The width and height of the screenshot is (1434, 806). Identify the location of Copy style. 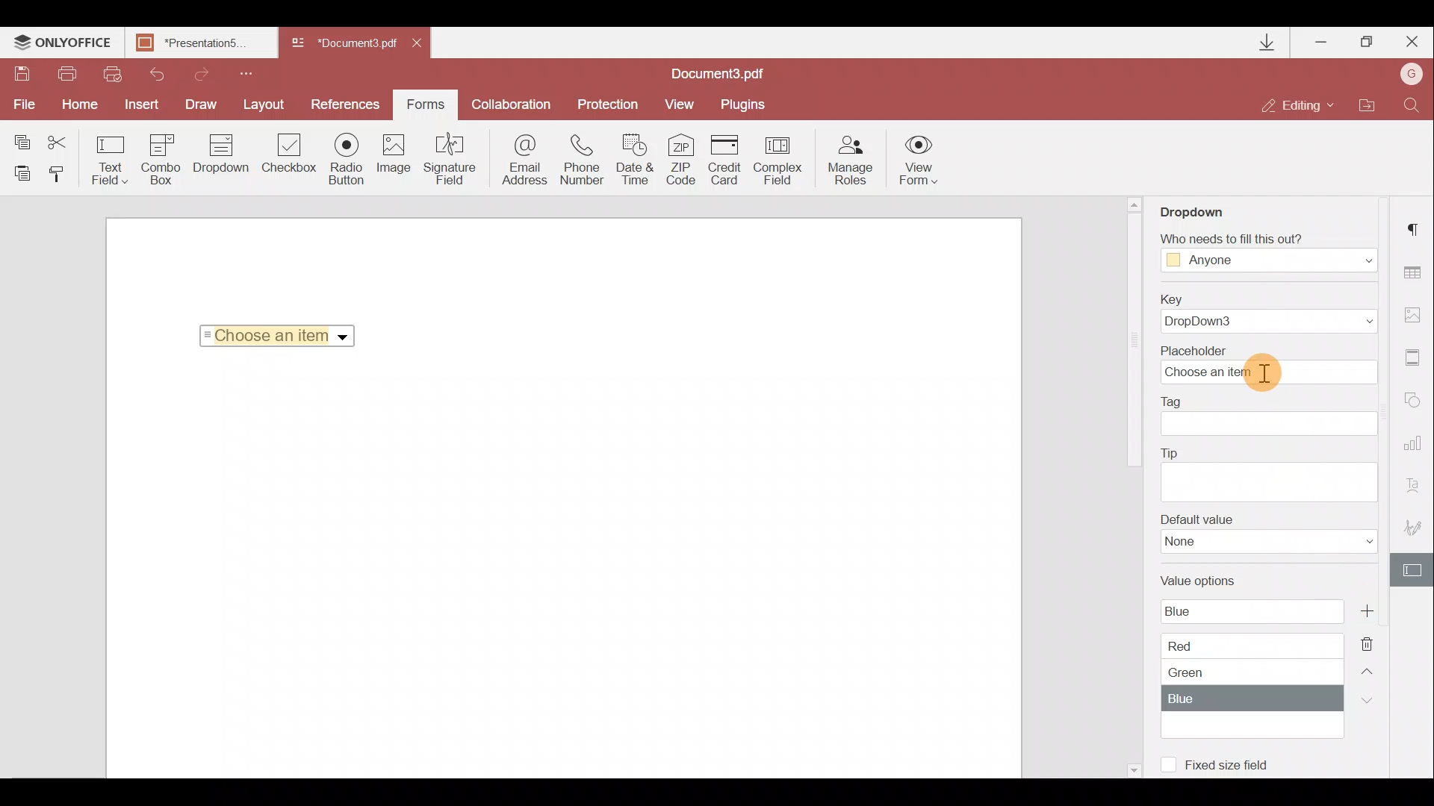
(62, 178).